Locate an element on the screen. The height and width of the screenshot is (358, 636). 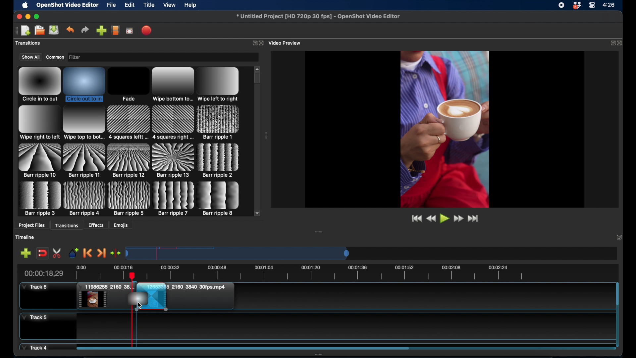
minimize is located at coordinates (27, 17).